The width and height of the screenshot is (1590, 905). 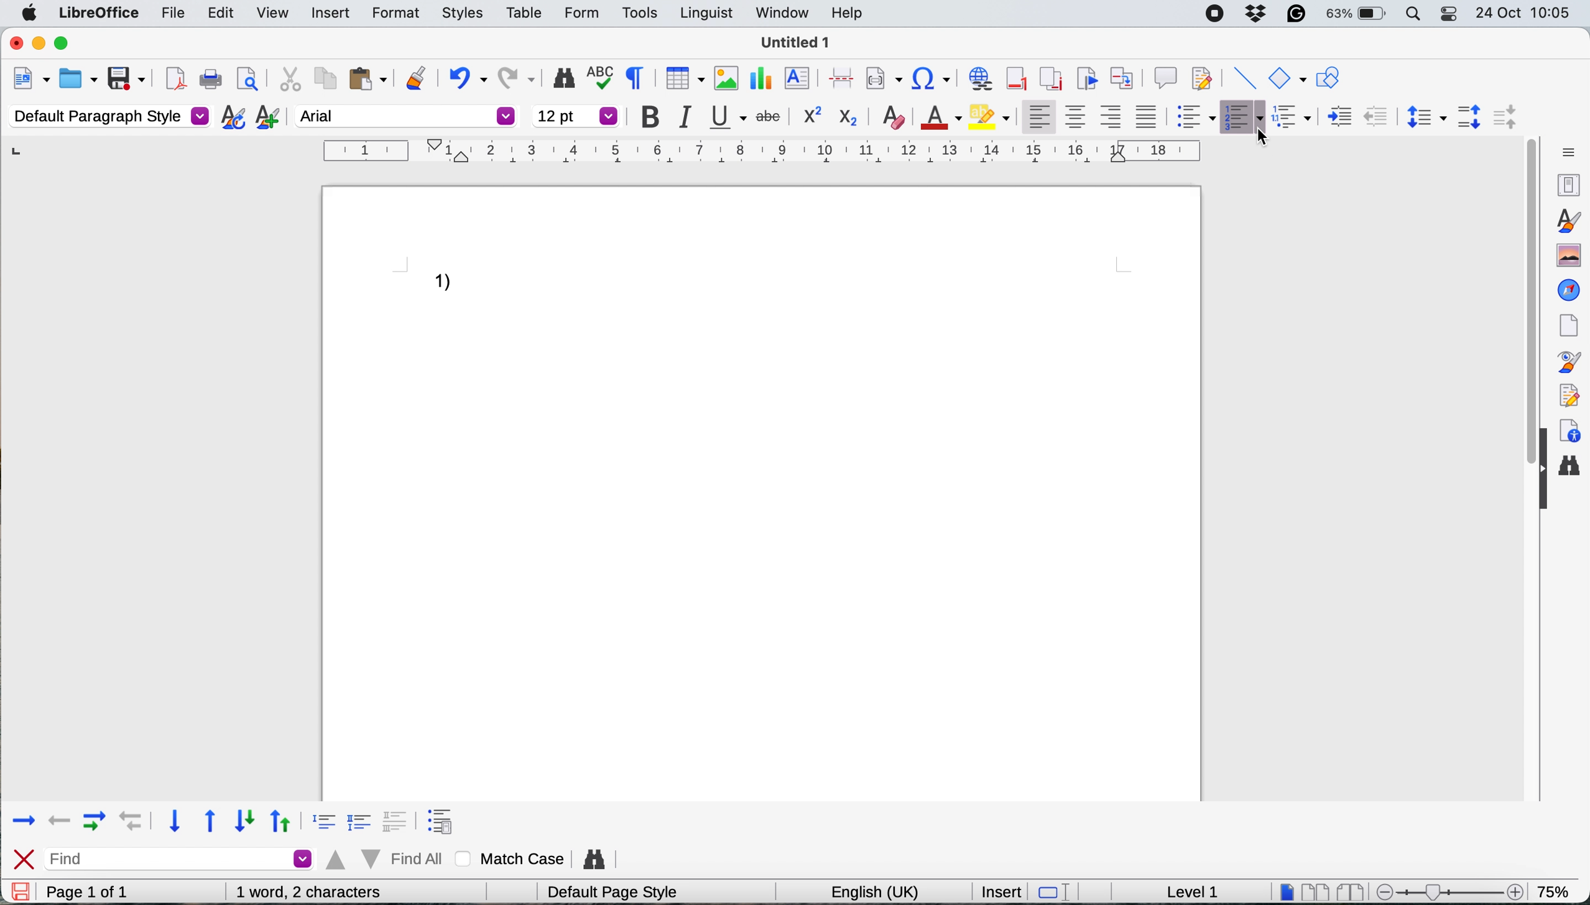 I want to click on formt, so click(x=393, y=14).